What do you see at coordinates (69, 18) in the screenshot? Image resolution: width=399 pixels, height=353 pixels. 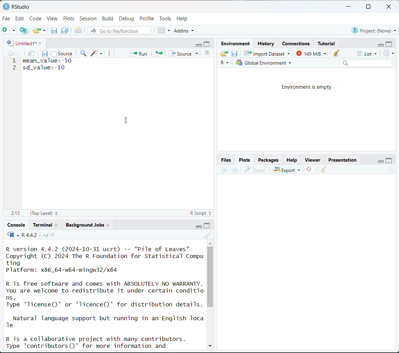 I see `Plots` at bounding box center [69, 18].